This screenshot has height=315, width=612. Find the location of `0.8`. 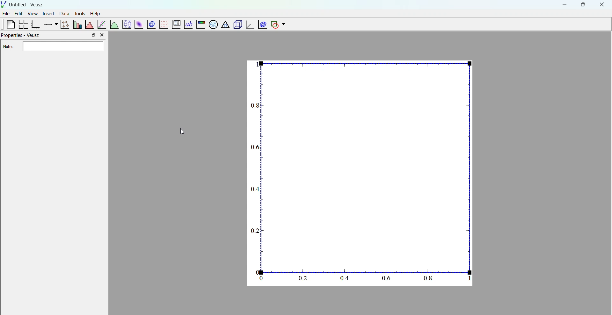

0.8 is located at coordinates (429, 278).